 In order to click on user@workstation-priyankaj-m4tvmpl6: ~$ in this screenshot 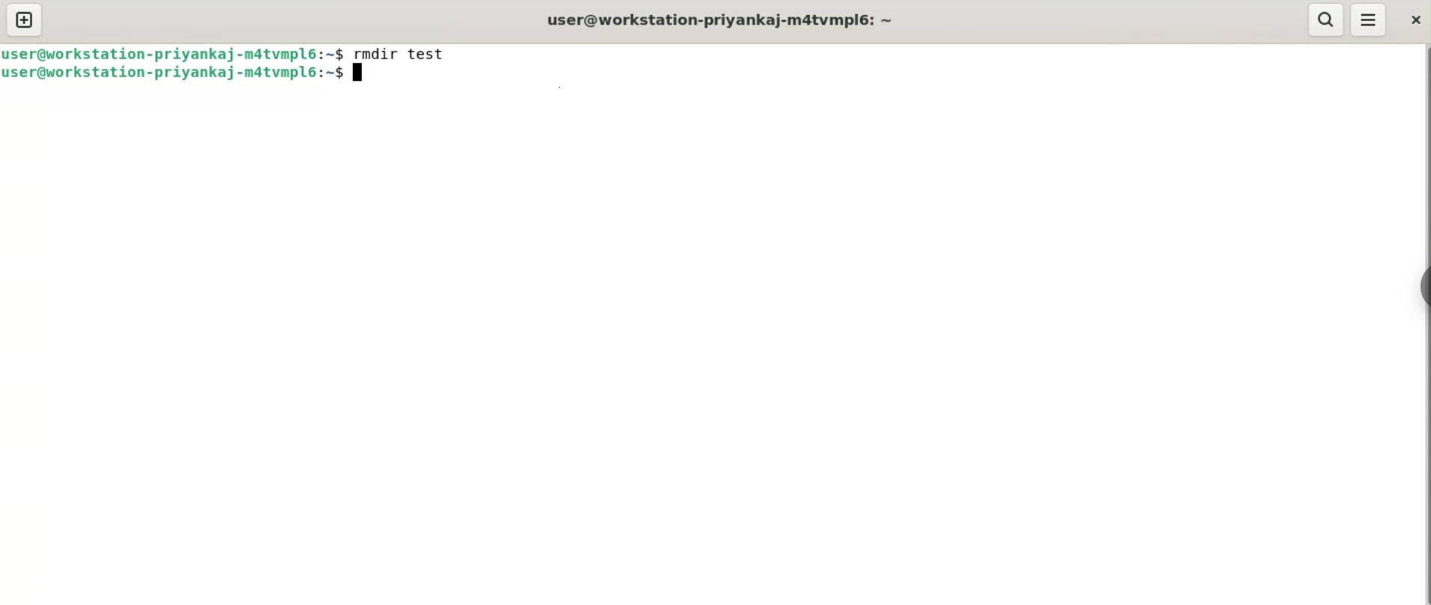, I will do `click(176, 54)`.